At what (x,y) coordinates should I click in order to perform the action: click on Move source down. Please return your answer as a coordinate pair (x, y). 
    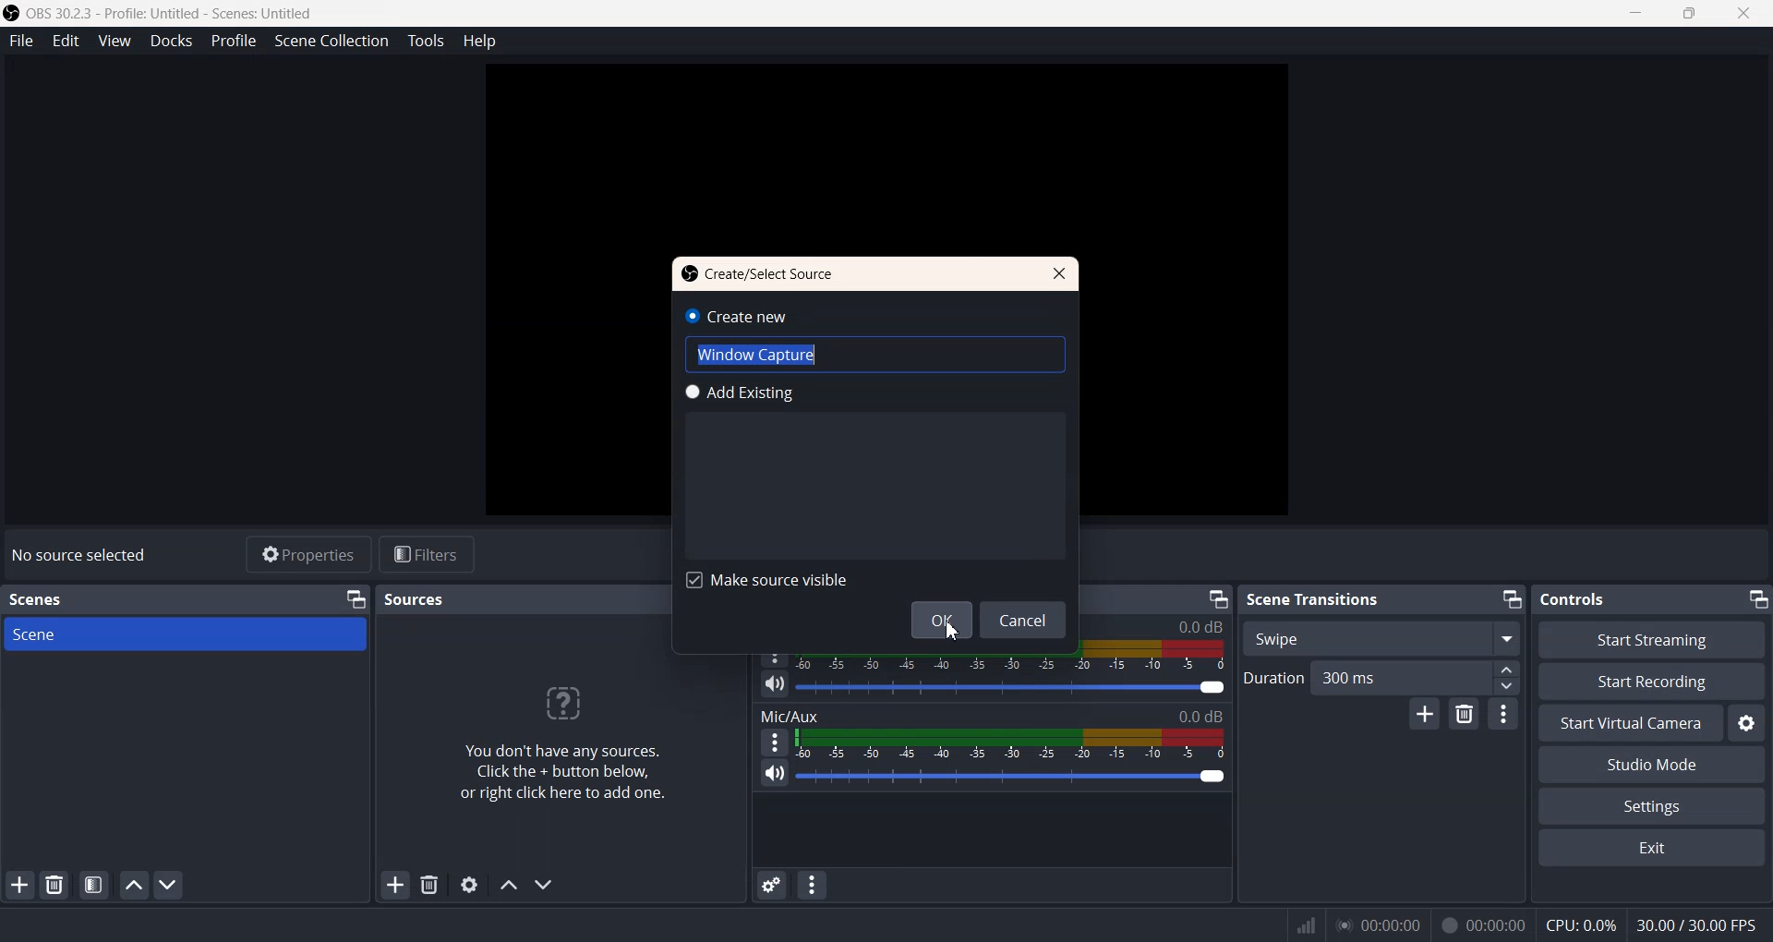
    Looking at the image, I should click on (543, 885).